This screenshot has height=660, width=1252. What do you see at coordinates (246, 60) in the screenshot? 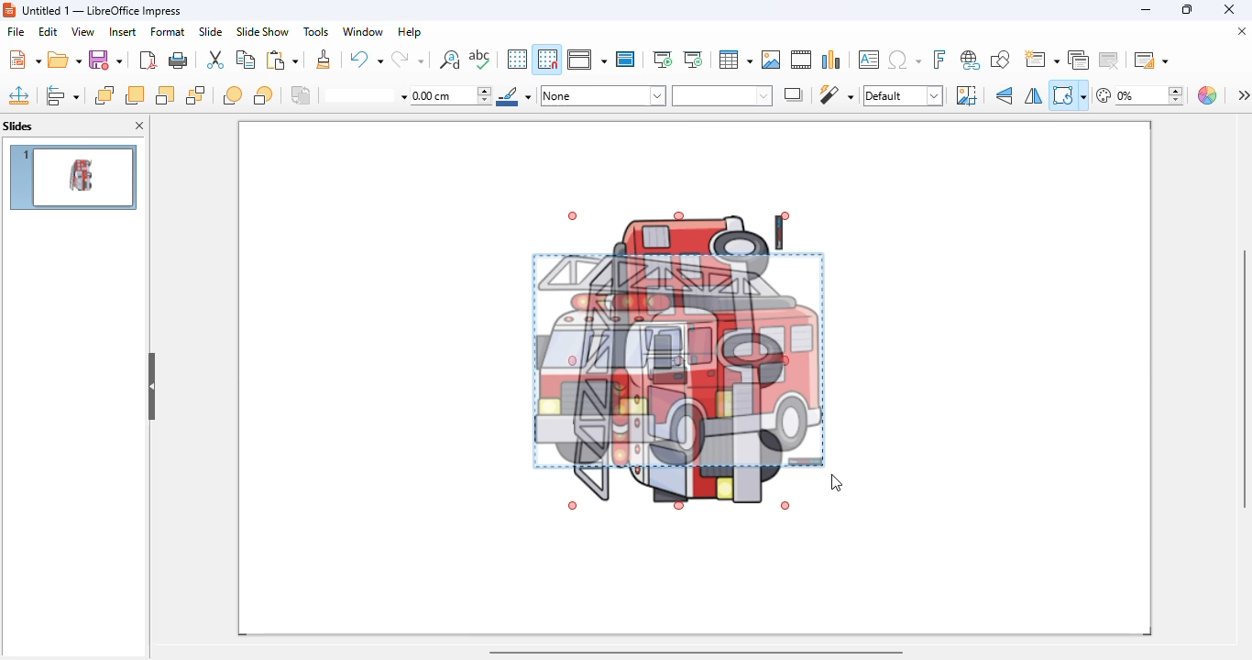
I see `copy` at bounding box center [246, 60].